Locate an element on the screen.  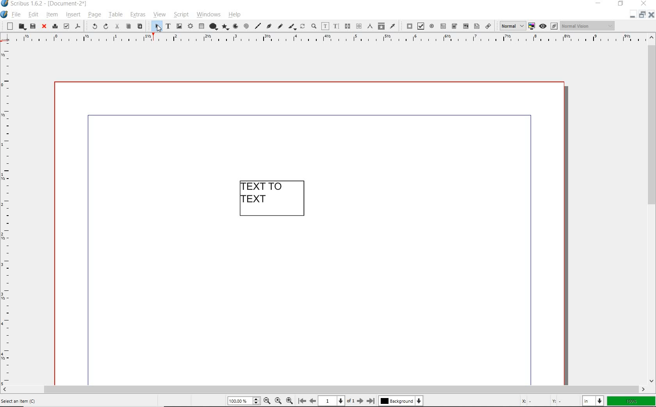
print is located at coordinates (54, 27).